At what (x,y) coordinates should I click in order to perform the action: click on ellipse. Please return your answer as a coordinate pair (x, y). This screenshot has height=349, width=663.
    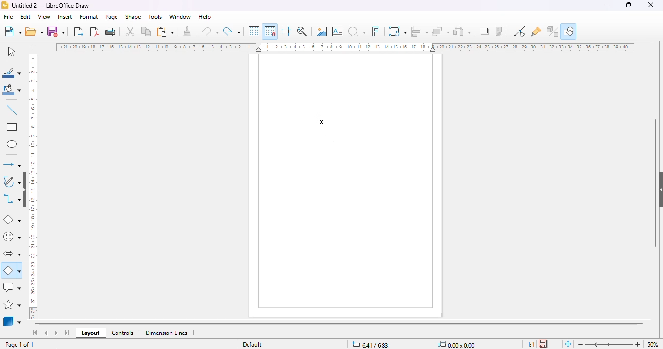
    Looking at the image, I should click on (12, 144).